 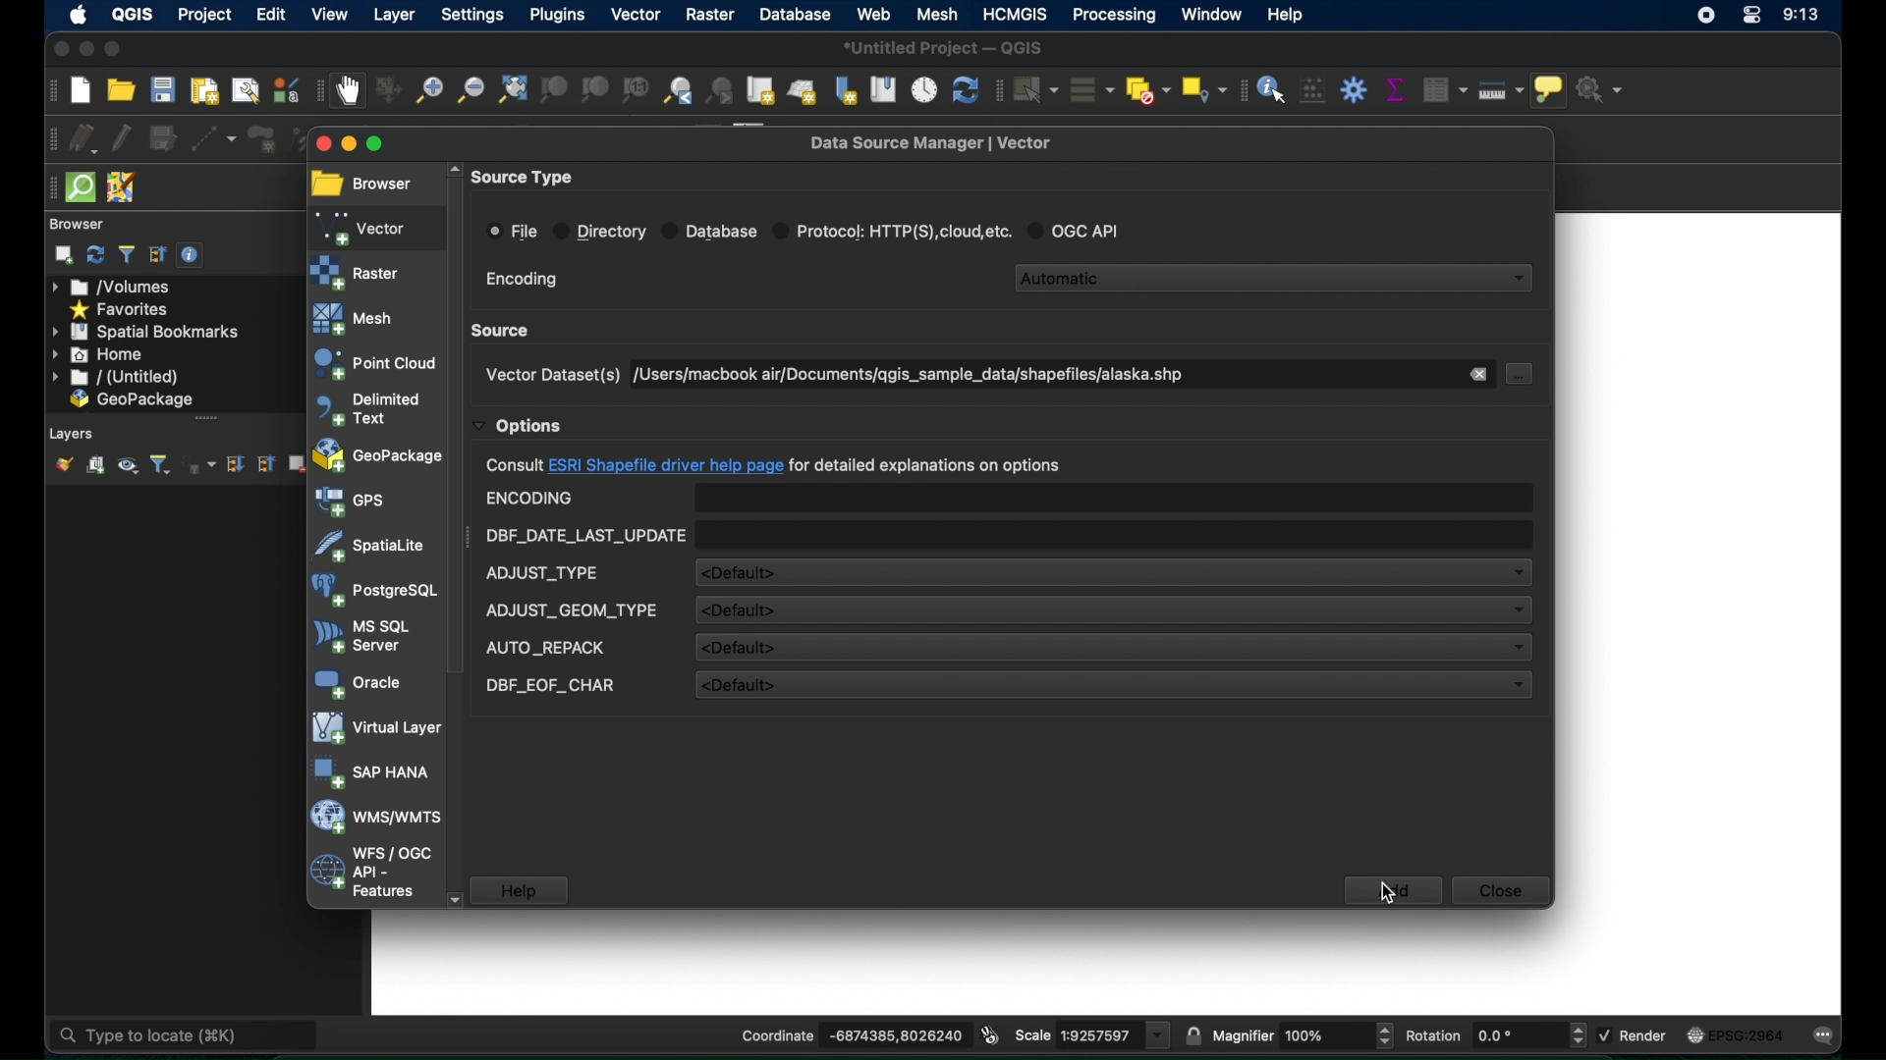 I want to click on geopackage, so click(x=133, y=400).